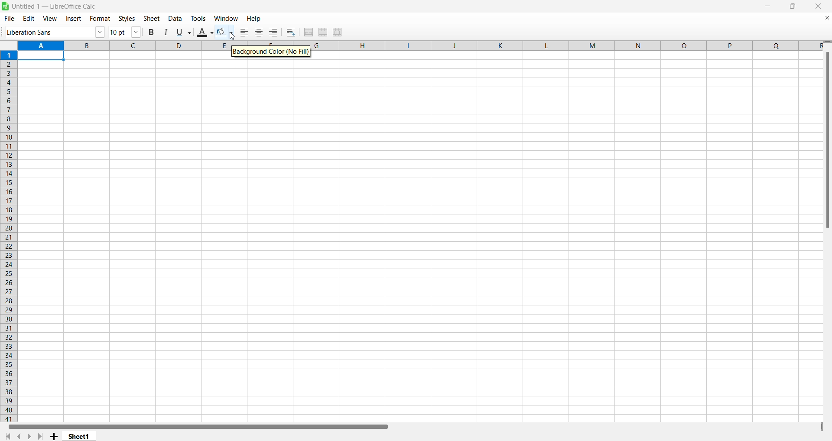 The height and width of the screenshot is (441, 832). I want to click on merge, so click(324, 32).